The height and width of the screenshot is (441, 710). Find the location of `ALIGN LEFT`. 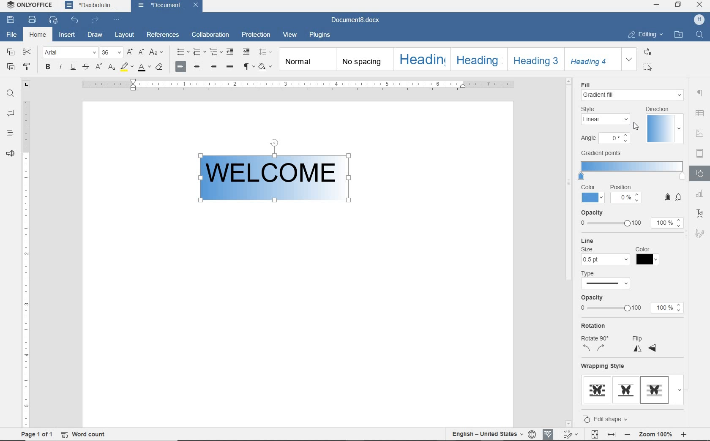

ALIGN LEFT is located at coordinates (181, 66).